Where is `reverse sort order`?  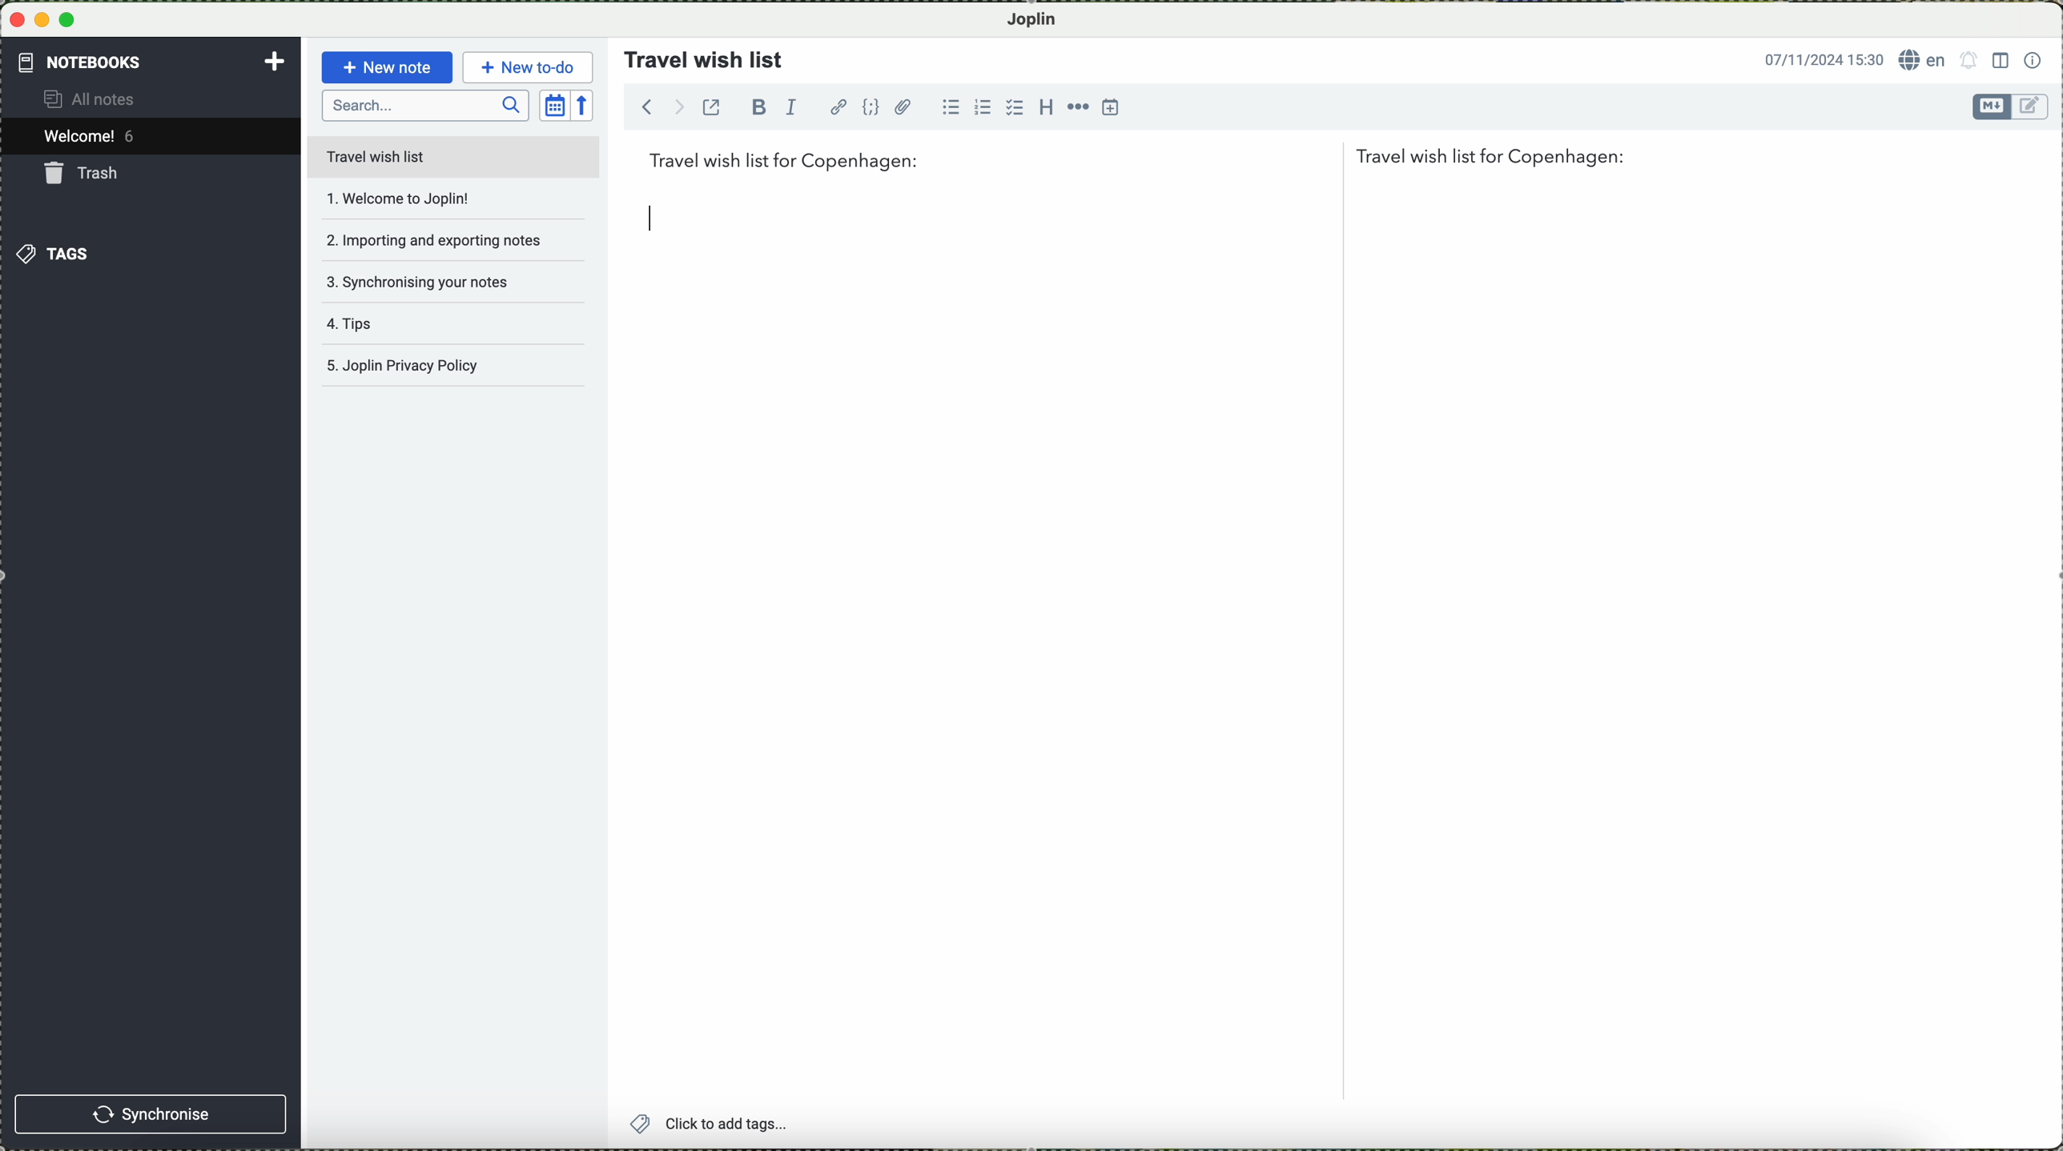
reverse sort order is located at coordinates (586, 104).